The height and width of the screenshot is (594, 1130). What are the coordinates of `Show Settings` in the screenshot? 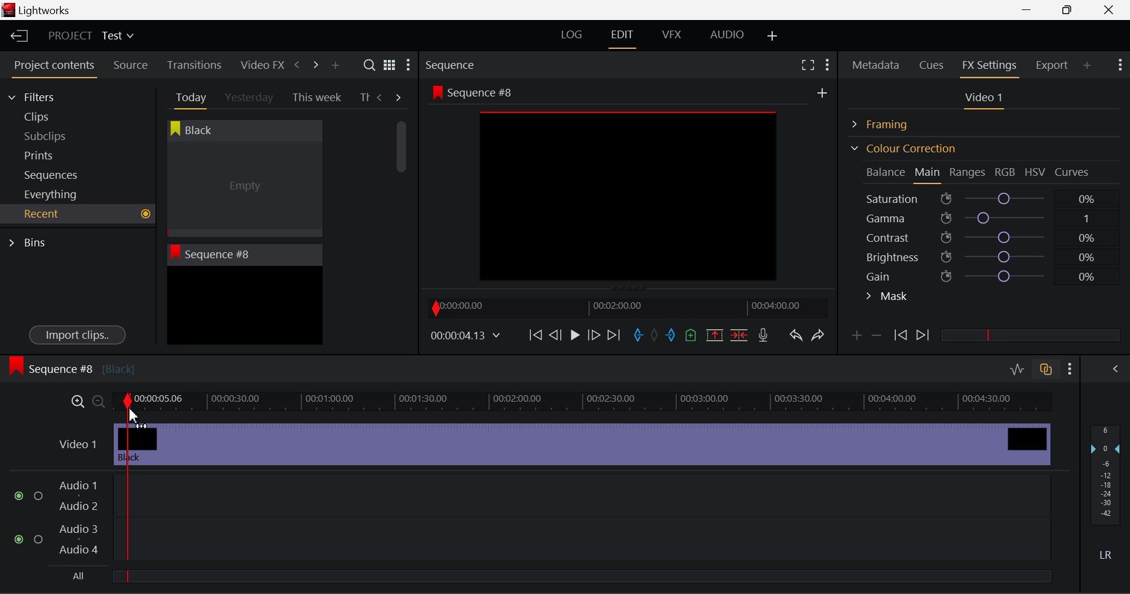 It's located at (1119, 64).